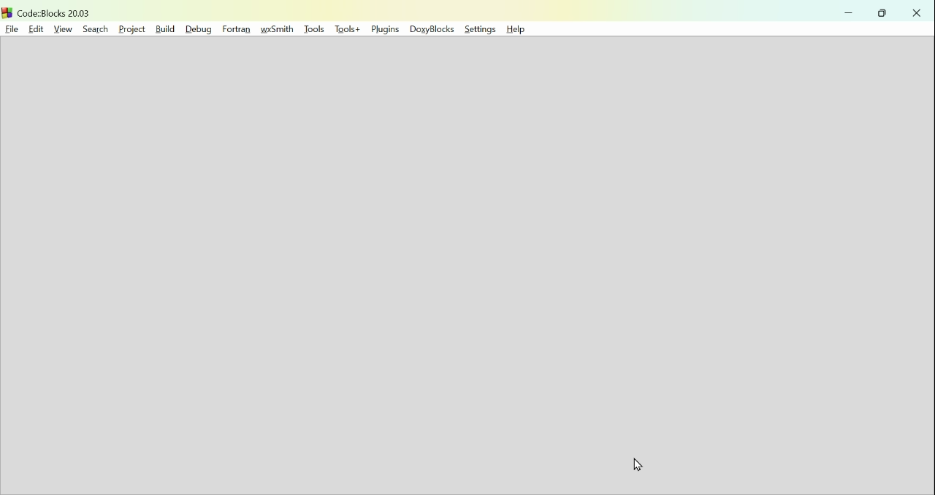 The image size is (935, 495). Describe the element at coordinates (432, 31) in the screenshot. I see `Doxyblocks` at that location.